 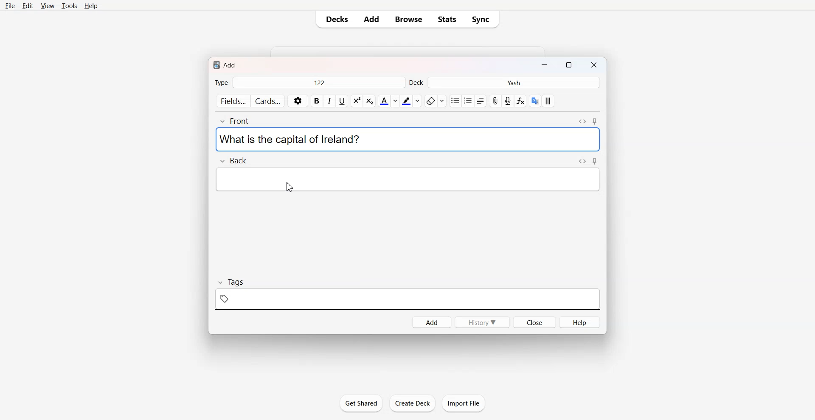 I want to click on back input field, so click(x=407, y=179).